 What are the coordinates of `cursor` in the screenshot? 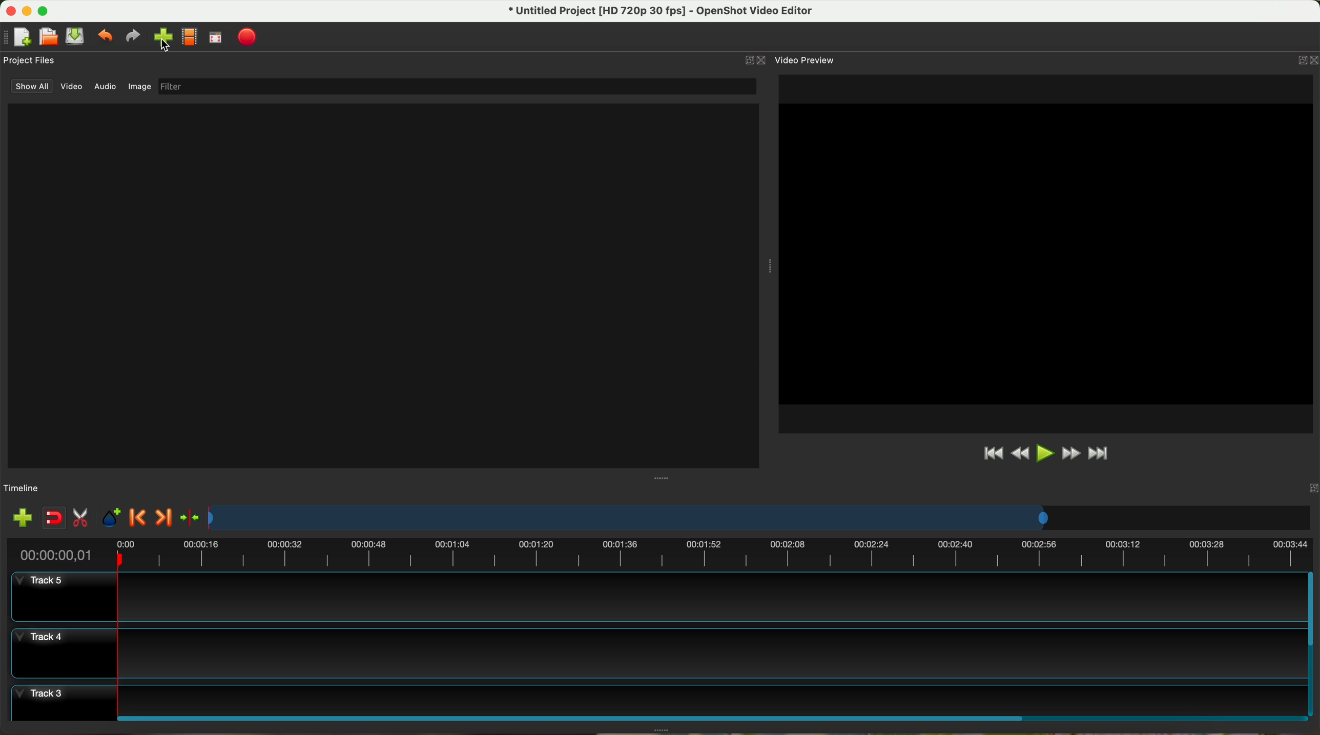 It's located at (165, 49).